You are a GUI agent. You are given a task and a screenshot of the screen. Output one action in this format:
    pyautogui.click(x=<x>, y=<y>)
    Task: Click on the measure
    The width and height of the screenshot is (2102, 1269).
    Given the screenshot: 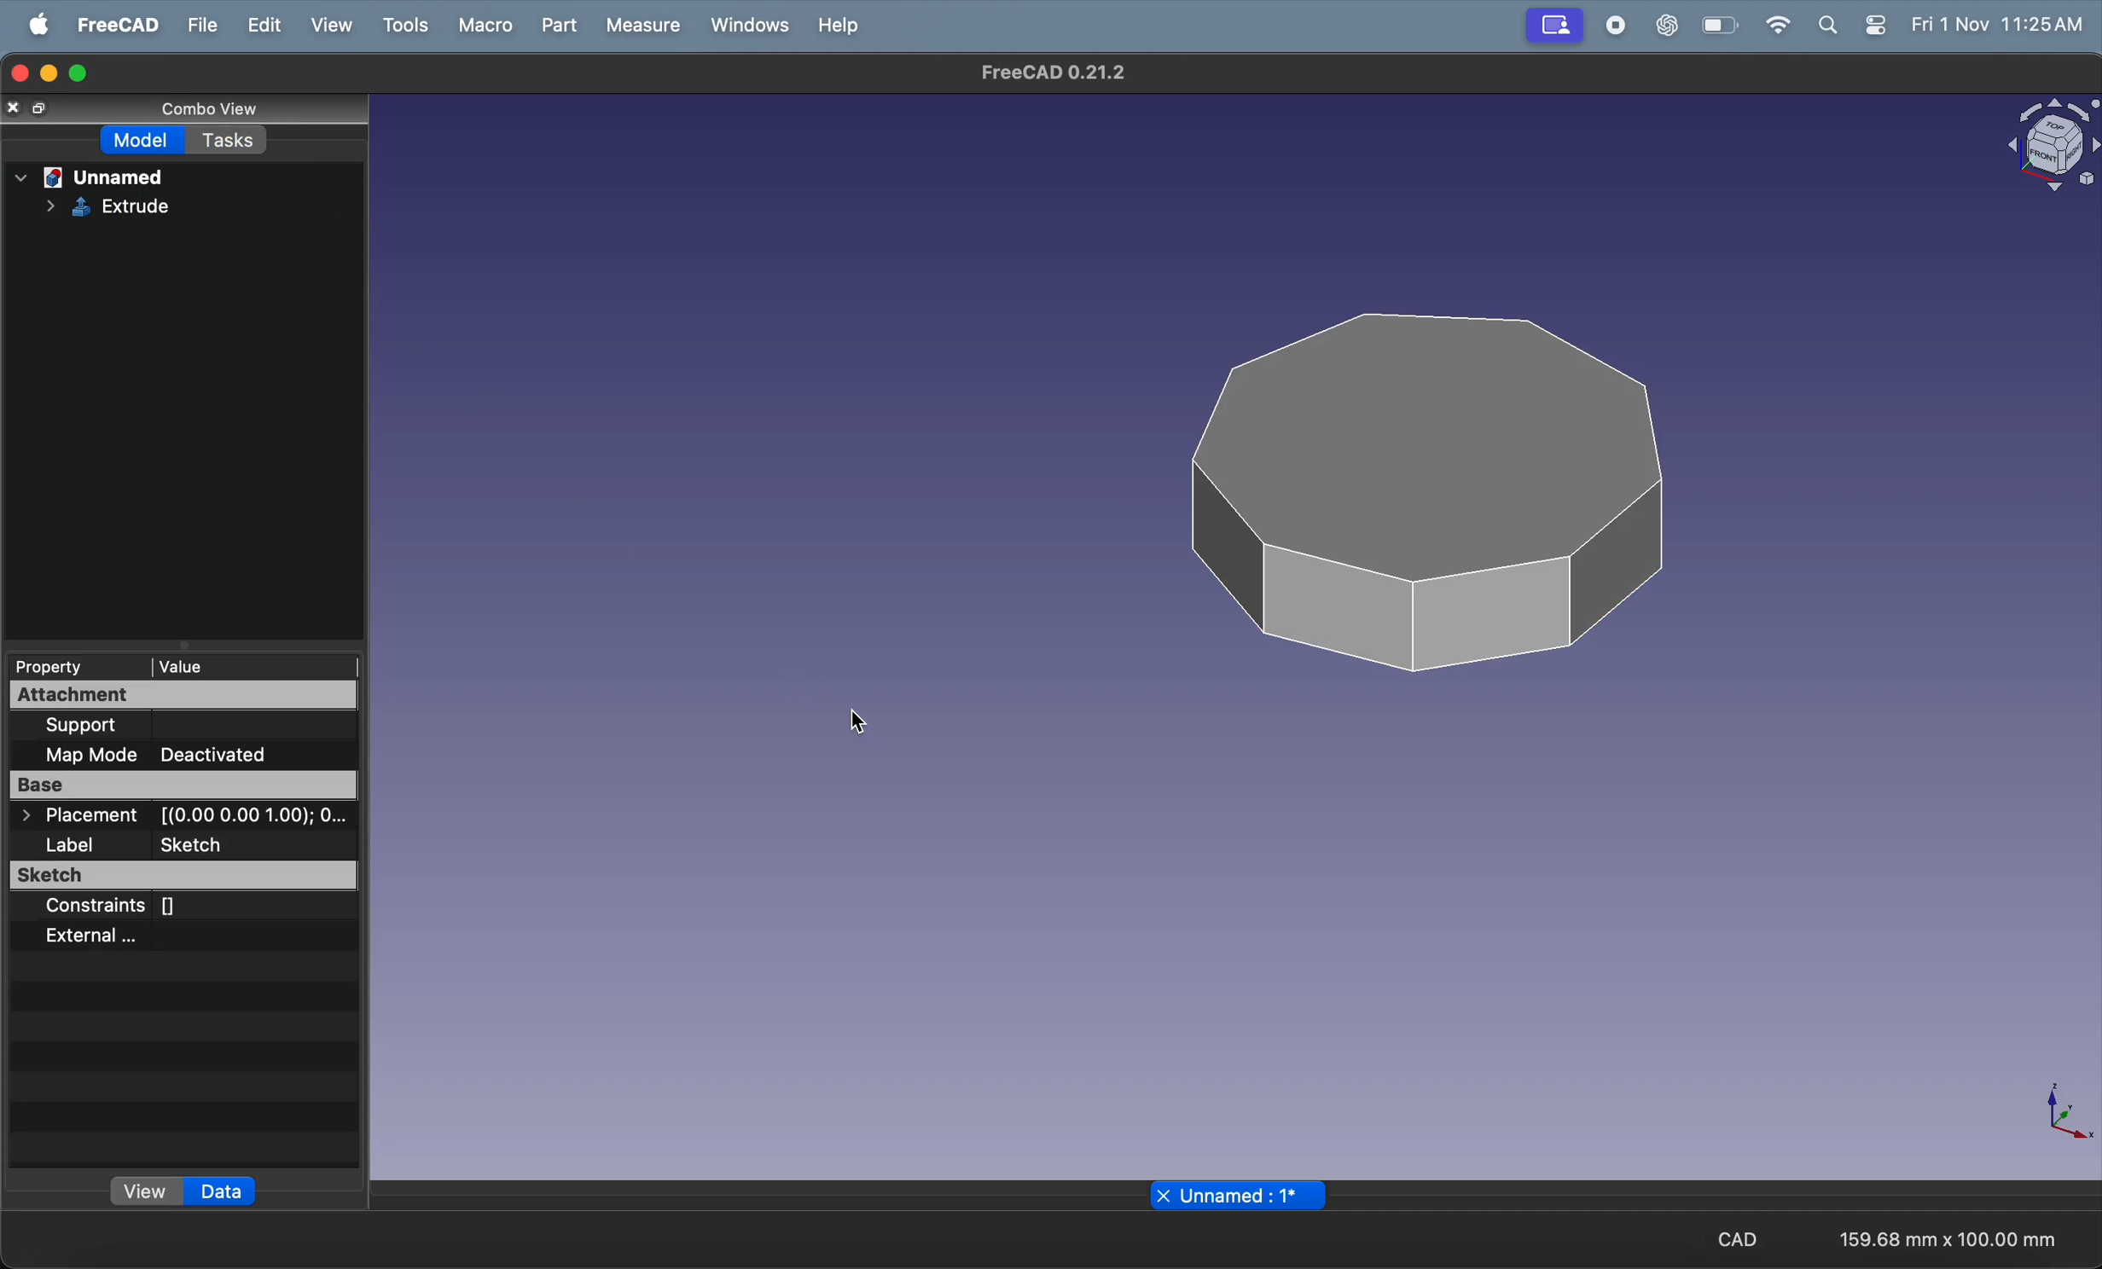 What is the action you would take?
    pyautogui.click(x=642, y=26)
    